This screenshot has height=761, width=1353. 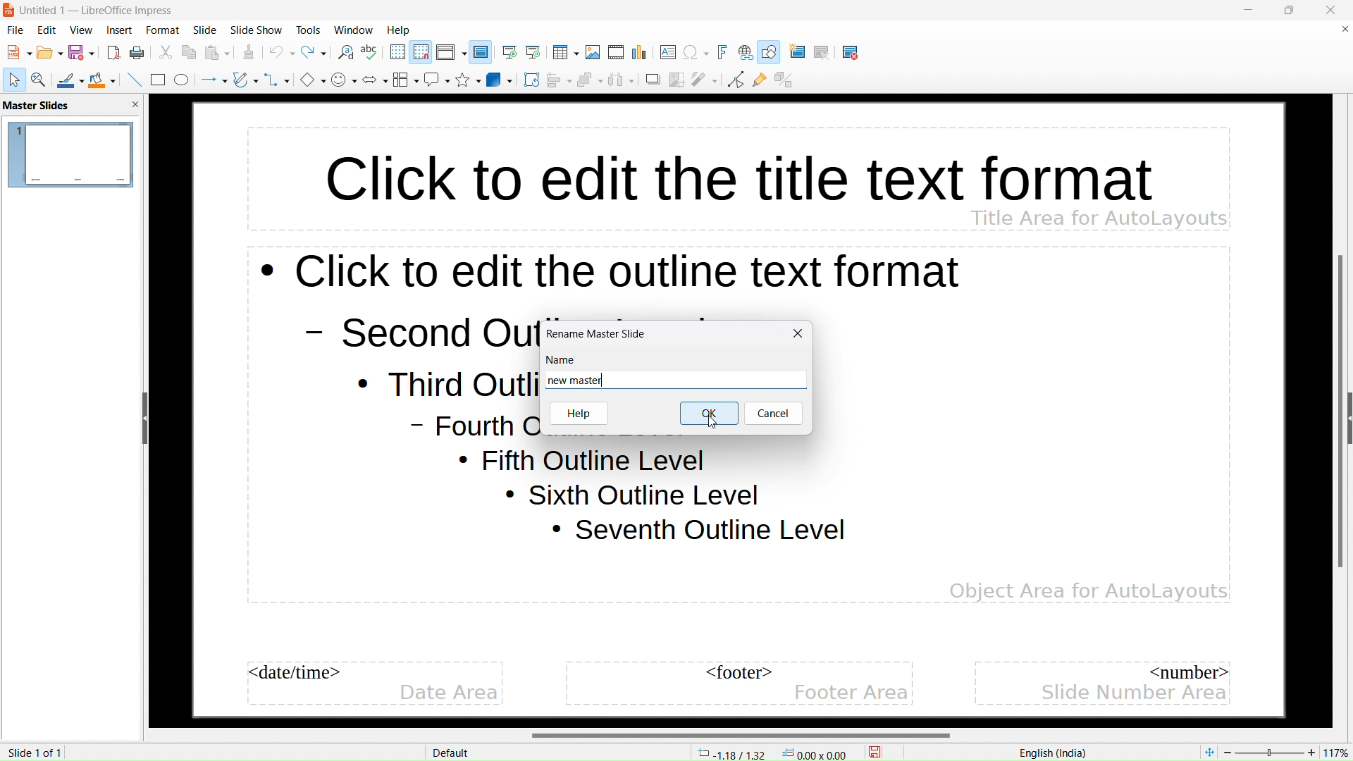 I want to click on symbol shapes, so click(x=344, y=80).